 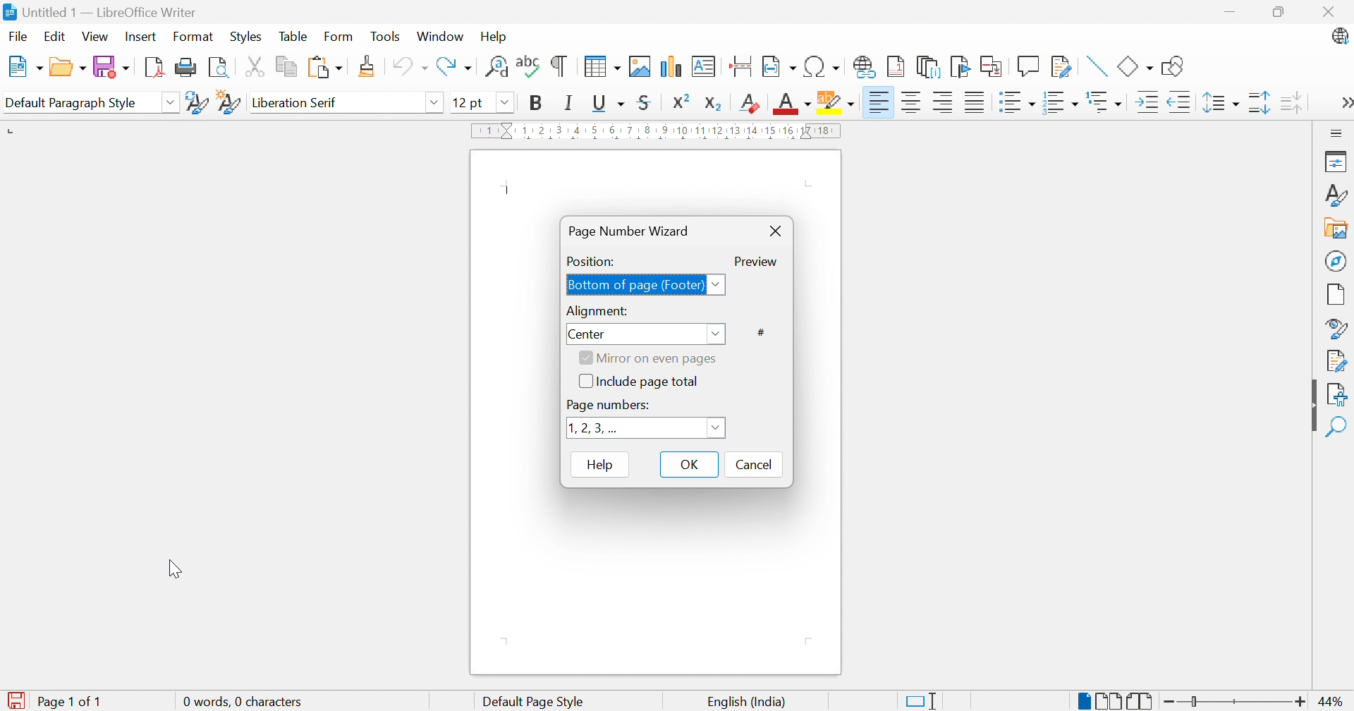 What do you see at coordinates (837, 102) in the screenshot?
I see `Character highlighting color` at bounding box center [837, 102].